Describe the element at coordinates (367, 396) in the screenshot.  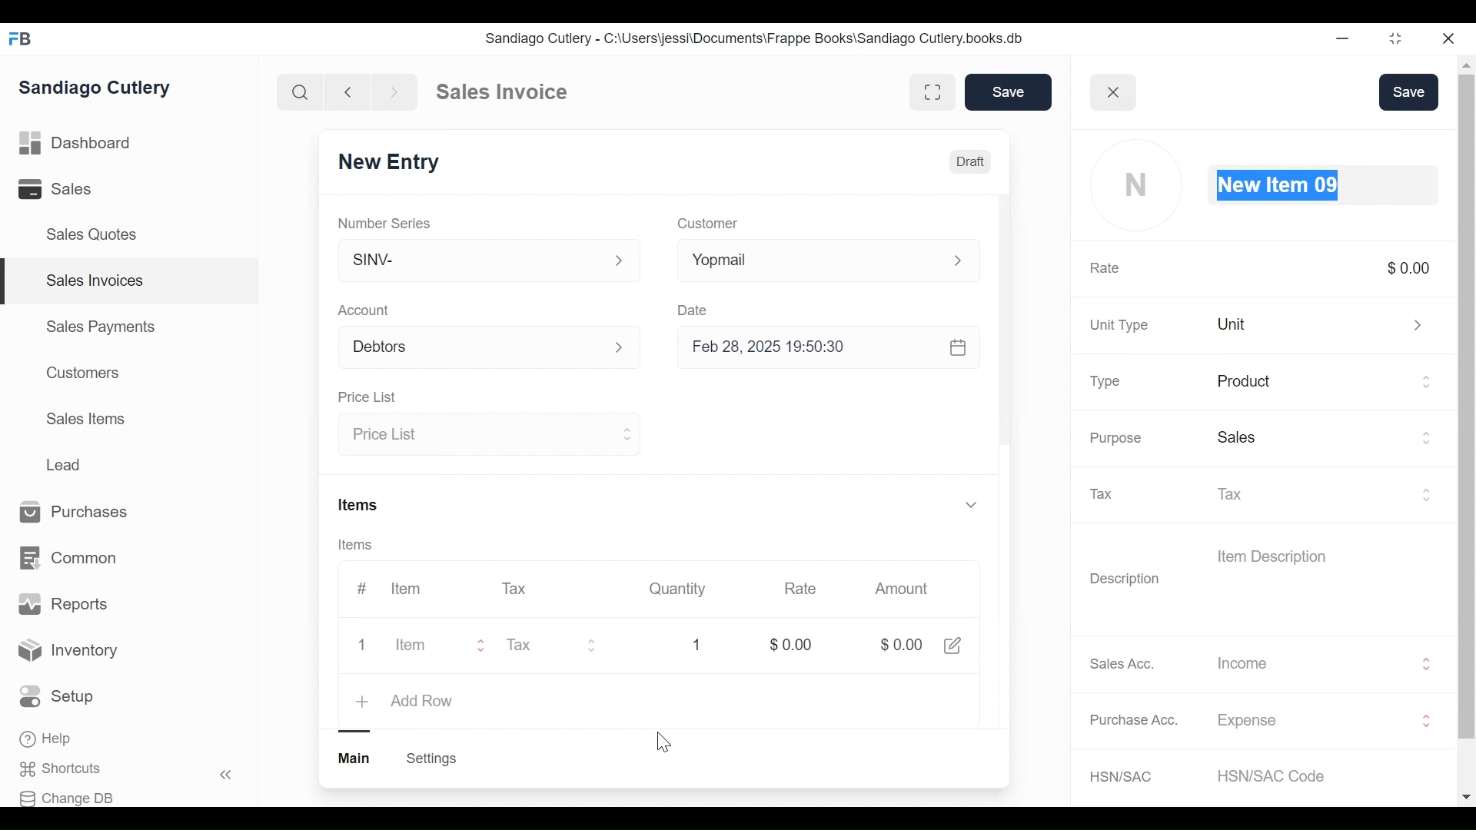
I see `Price List` at that location.